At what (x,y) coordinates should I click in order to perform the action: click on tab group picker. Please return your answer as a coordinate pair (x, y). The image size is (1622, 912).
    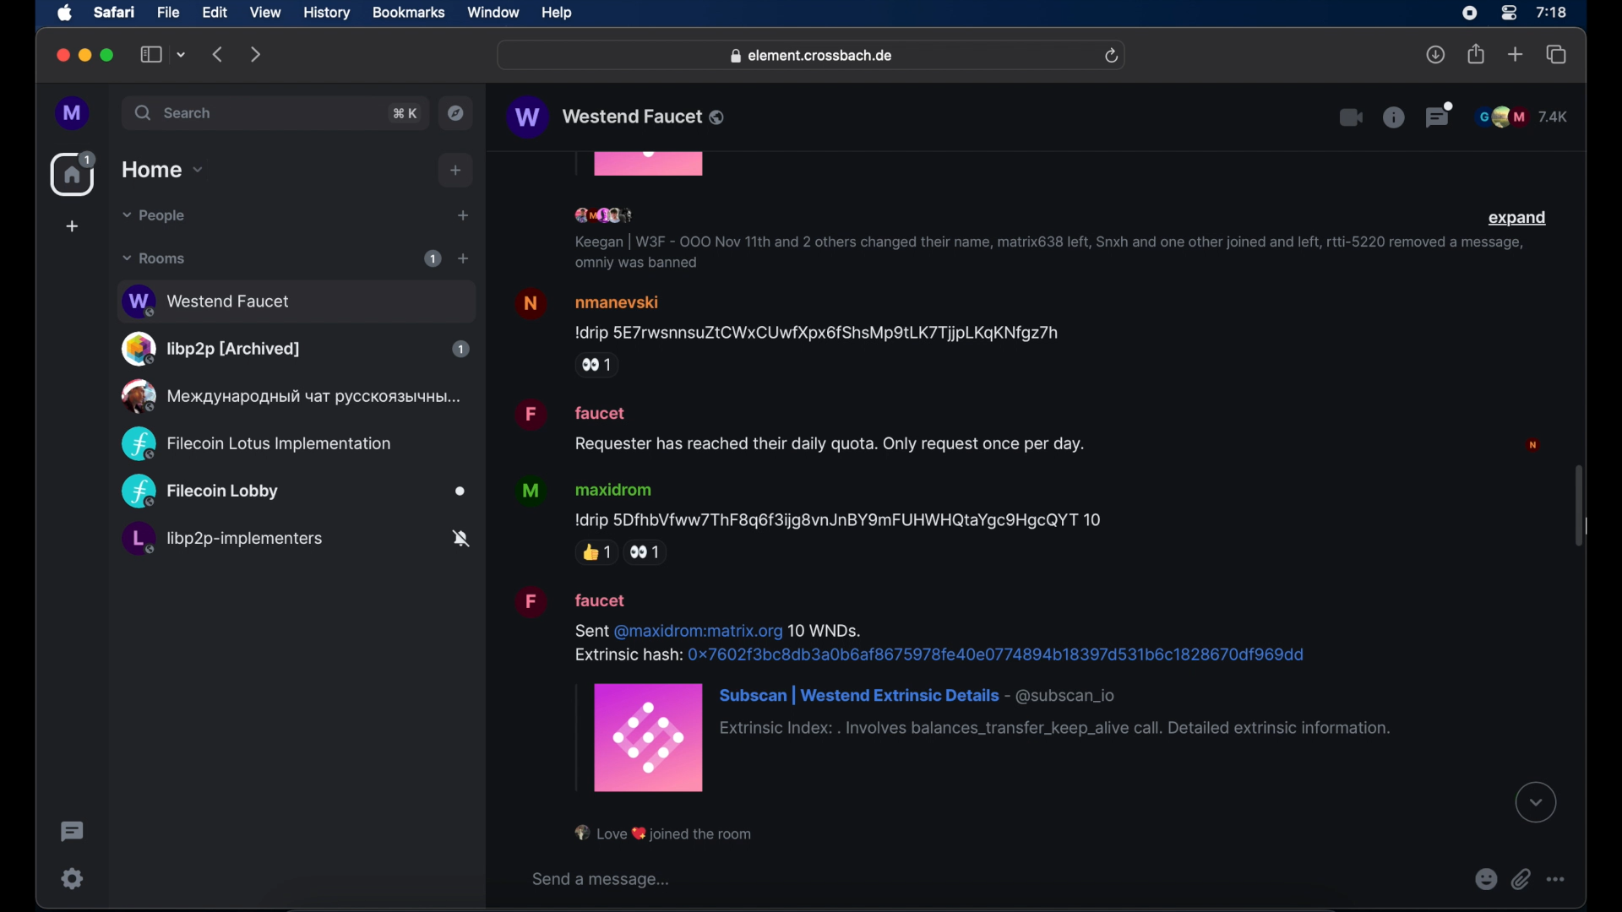
    Looking at the image, I should click on (182, 54).